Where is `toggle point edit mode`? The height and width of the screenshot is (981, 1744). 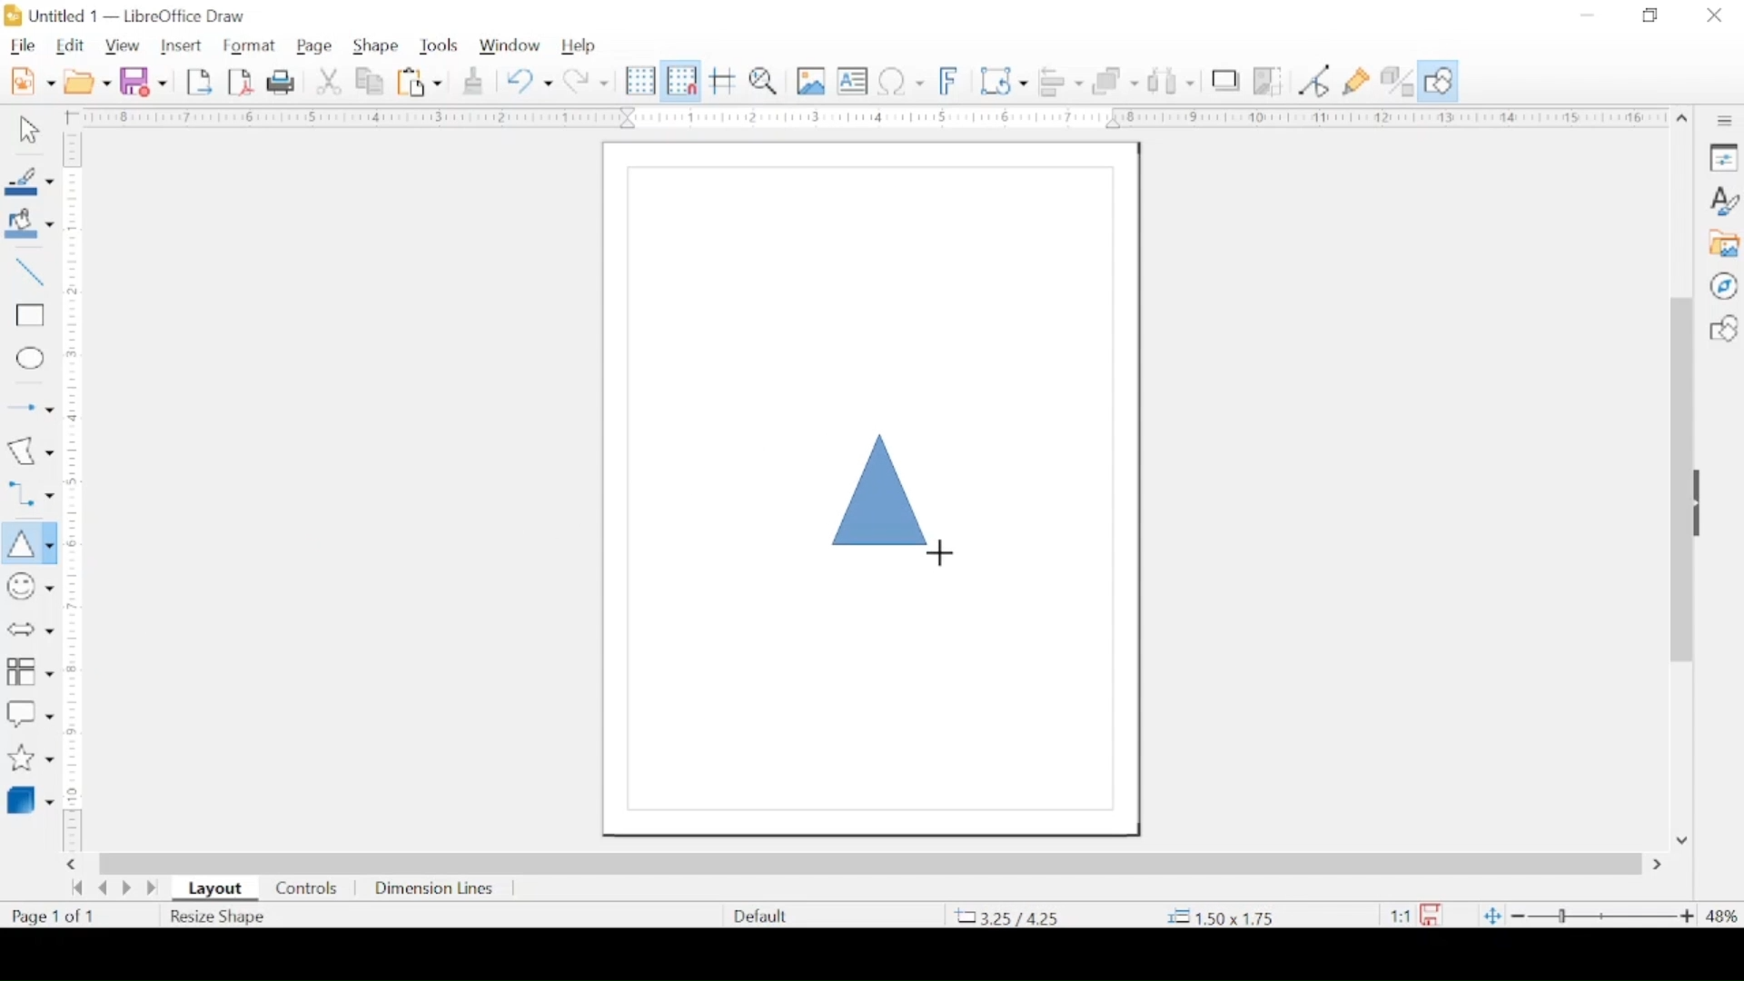 toggle point edit mode is located at coordinates (1313, 81).